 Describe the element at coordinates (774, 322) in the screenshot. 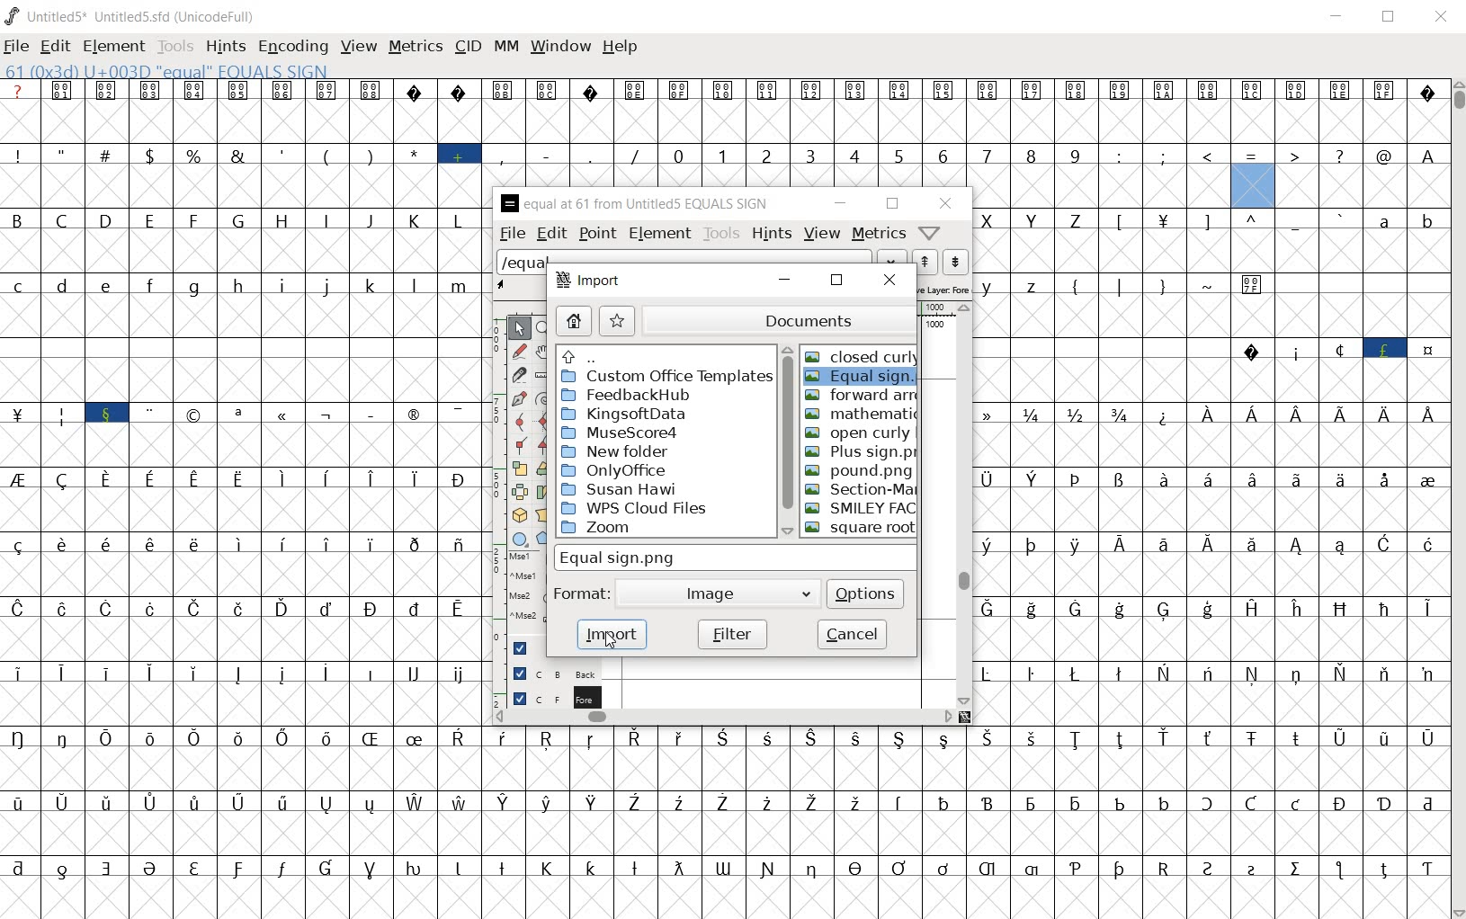

I see `documents` at that location.